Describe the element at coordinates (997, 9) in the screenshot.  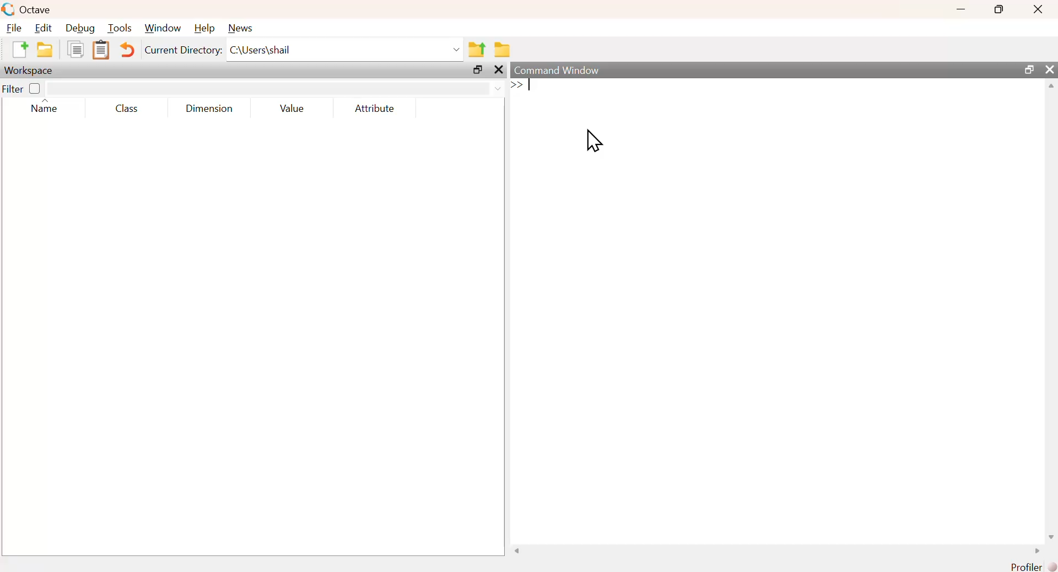
I see `maximize` at that location.